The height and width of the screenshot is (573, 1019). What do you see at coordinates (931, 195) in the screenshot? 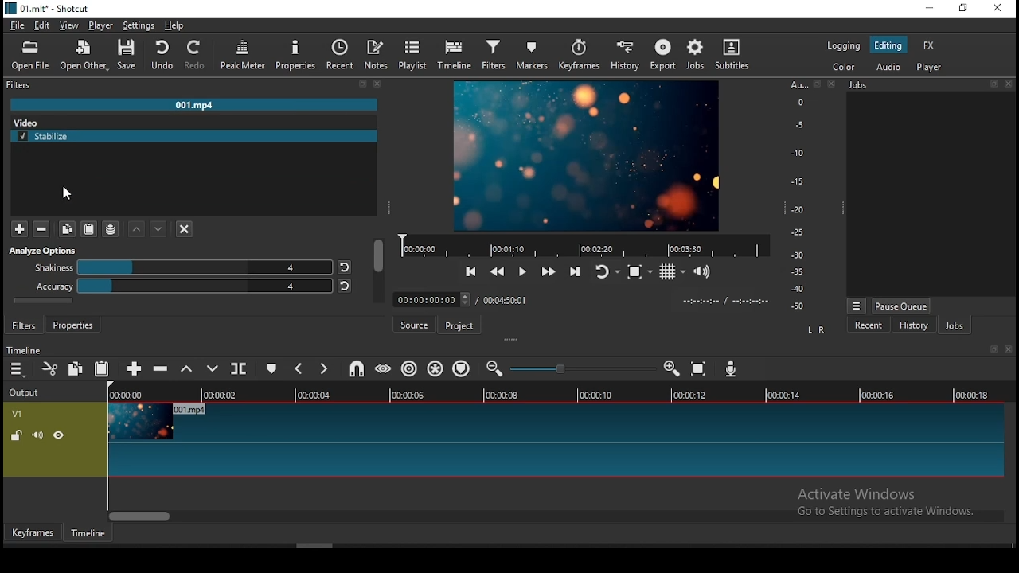
I see `display` at bounding box center [931, 195].